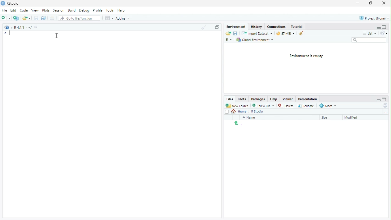 This screenshot has height=220, width=391. Describe the element at coordinates (385, 99) in the screenshot. I see `Maximize` at that location.